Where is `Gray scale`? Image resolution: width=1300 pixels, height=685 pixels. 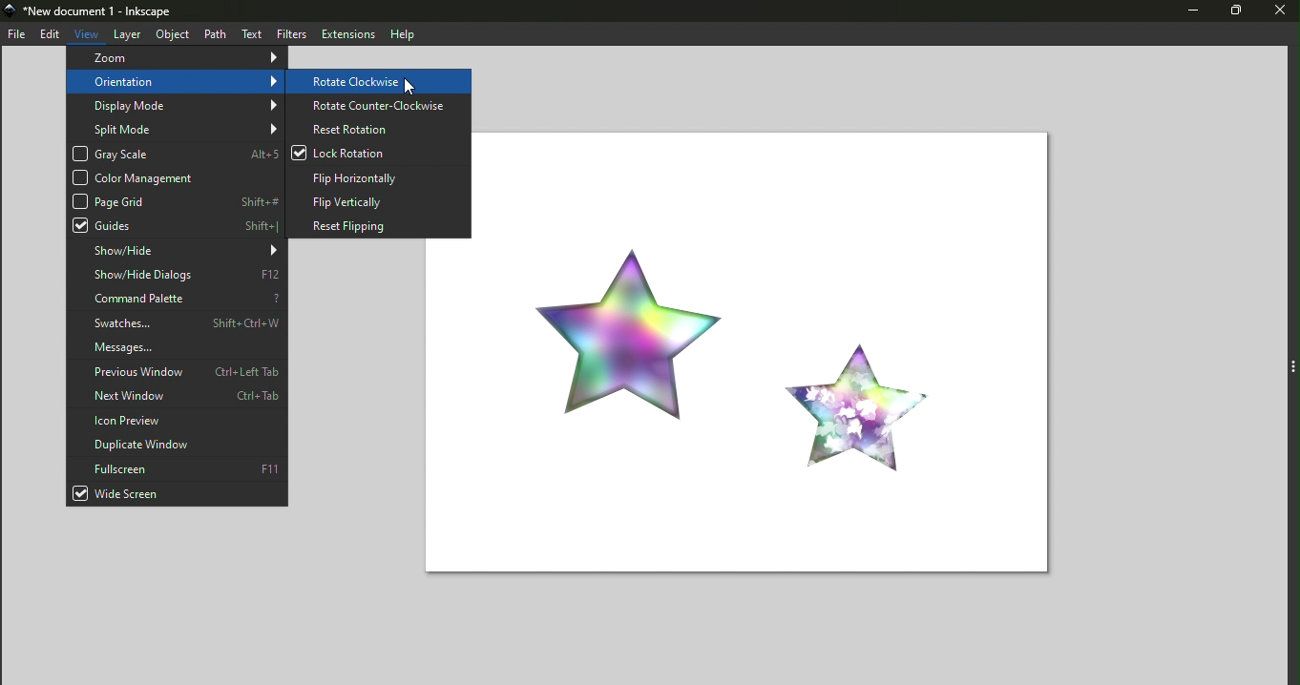
Gray scale is located at coordinates (176, 155).